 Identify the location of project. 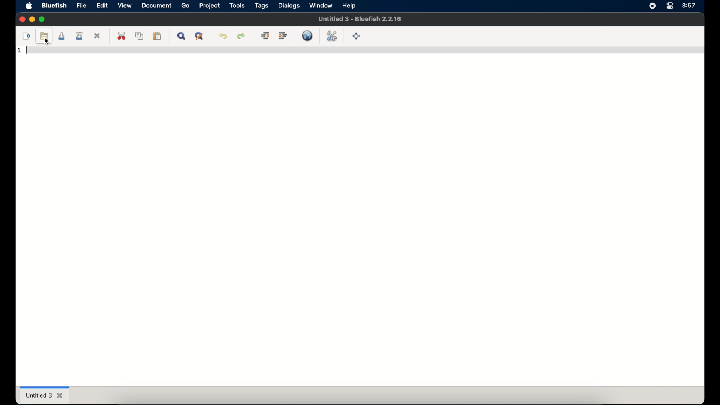
(209, 6).